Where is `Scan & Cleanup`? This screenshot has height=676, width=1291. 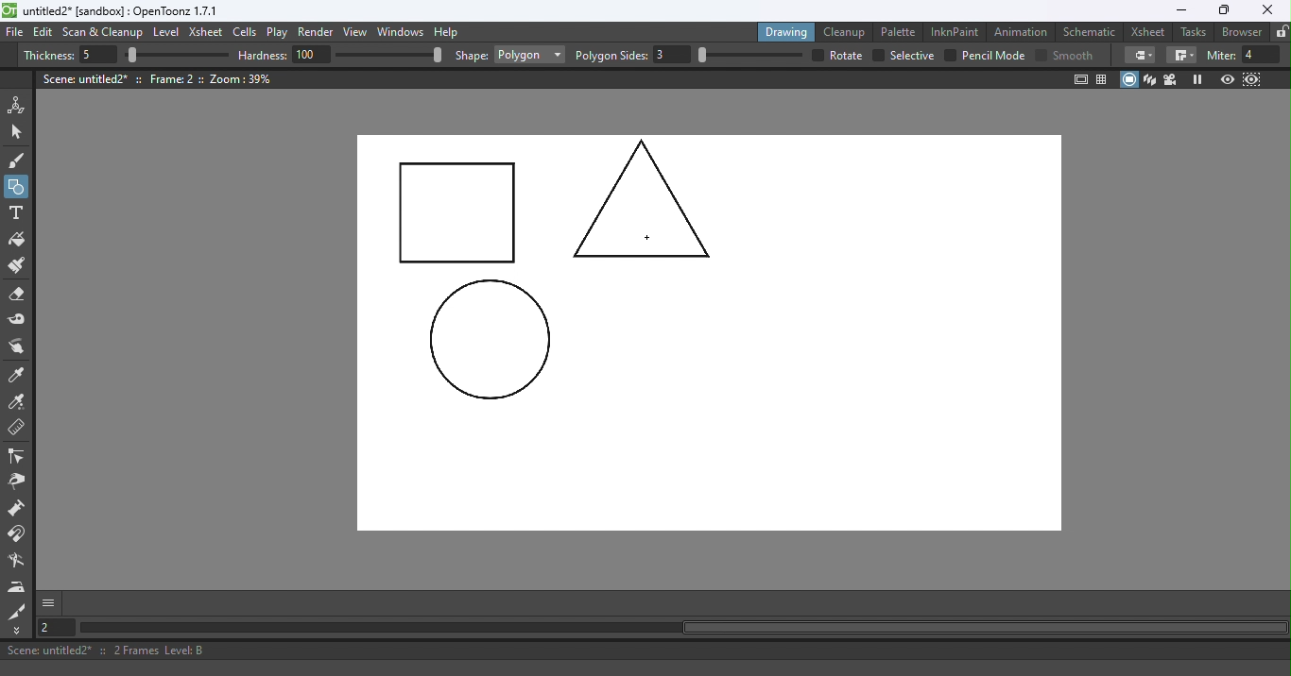
Scan & Cleanup is located at coordinates (103, 34).